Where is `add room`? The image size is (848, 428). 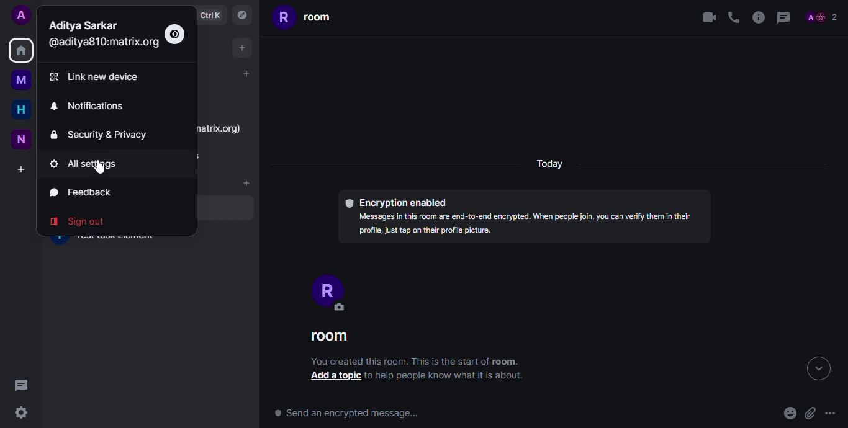
add room is located at coordinates (246, 182).